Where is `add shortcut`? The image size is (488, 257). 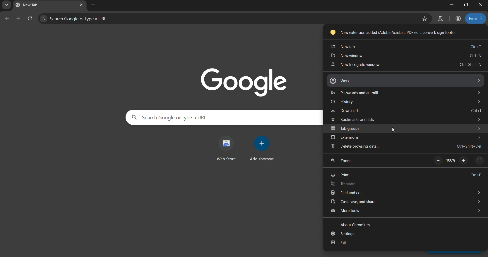 add shortcut is located at coordinates (261, 150).